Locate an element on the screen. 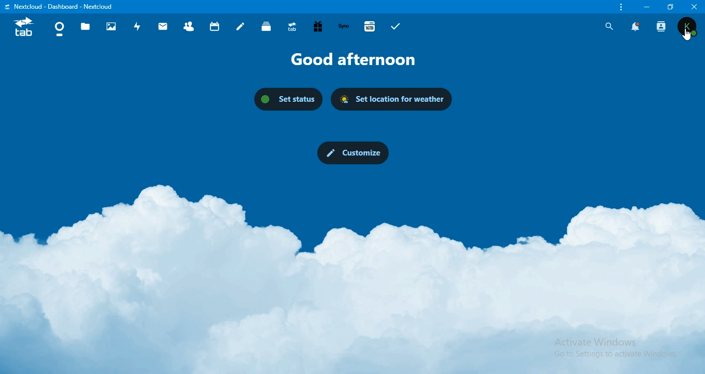  customize is located at coordinates (352, 153).